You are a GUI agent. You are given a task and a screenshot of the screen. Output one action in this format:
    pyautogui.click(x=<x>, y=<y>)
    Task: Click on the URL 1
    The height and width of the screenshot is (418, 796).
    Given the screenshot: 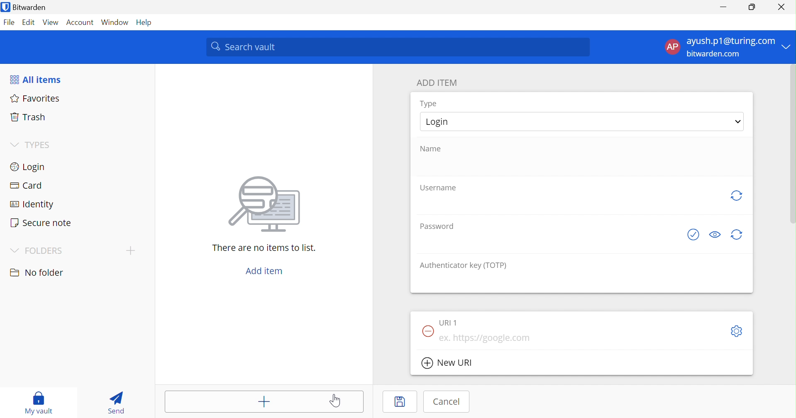 What is the action you would take?
    pyautogui.click(x=448, y=322)
    